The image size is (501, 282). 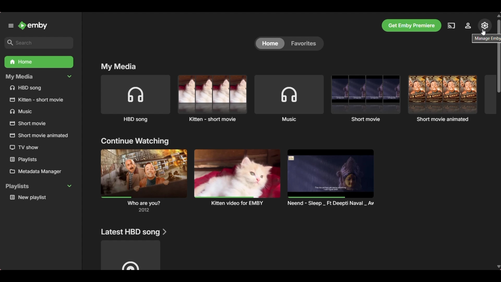 I want to click on Play on another device, so click(x=451, y=26).